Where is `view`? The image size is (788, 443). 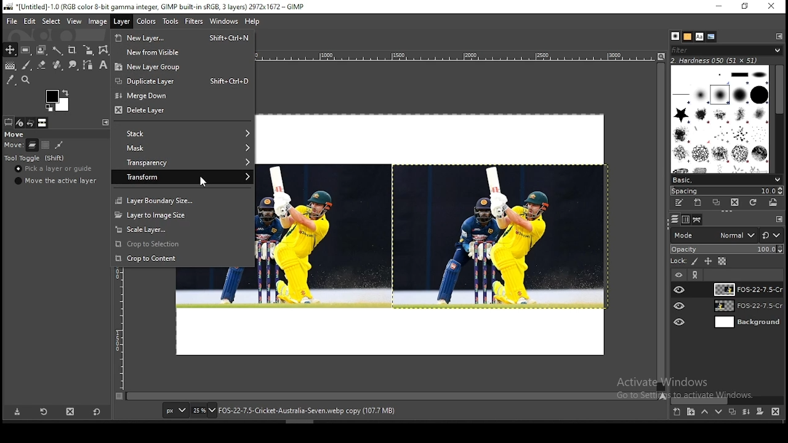 view is located at coordinates (73, 21).